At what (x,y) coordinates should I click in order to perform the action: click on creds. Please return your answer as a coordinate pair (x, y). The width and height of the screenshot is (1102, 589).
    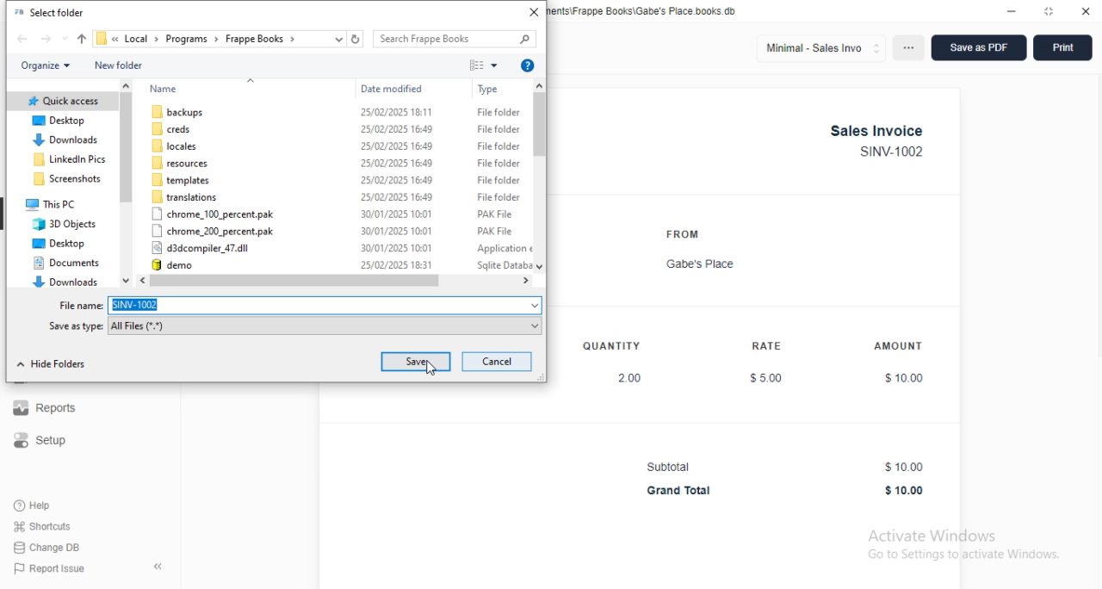
    Looking at the image, I should click on (170, 128).